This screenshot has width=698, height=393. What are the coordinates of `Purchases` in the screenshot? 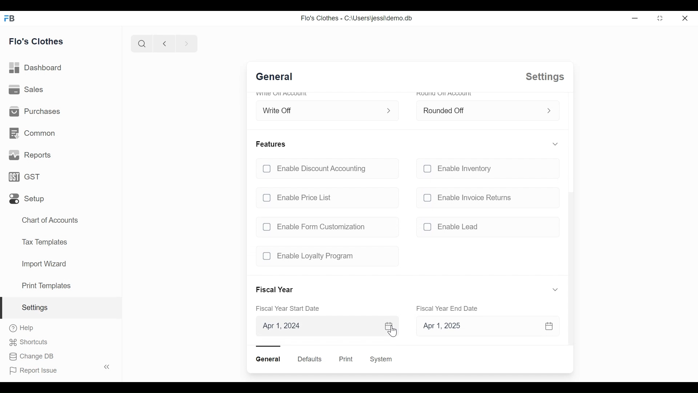 It's located at (34, 112).